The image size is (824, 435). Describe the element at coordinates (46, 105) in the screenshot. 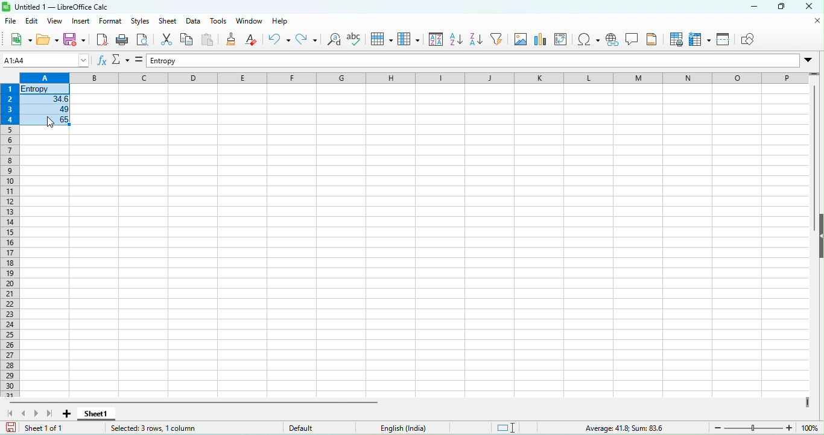

I see `selected cells` at that location.